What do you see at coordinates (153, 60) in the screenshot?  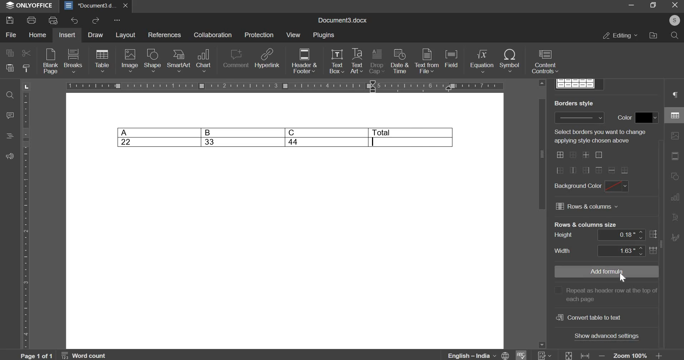 I see `shape` at bounding box center [153, 60].